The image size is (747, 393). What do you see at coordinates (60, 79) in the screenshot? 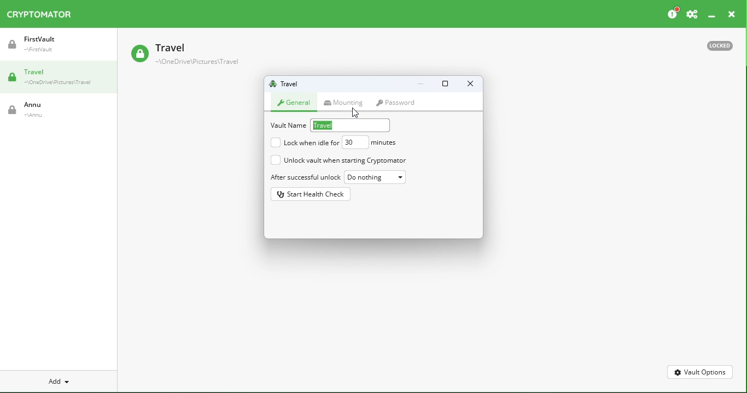
I see `Travel ` at bounding box center [60, 79].